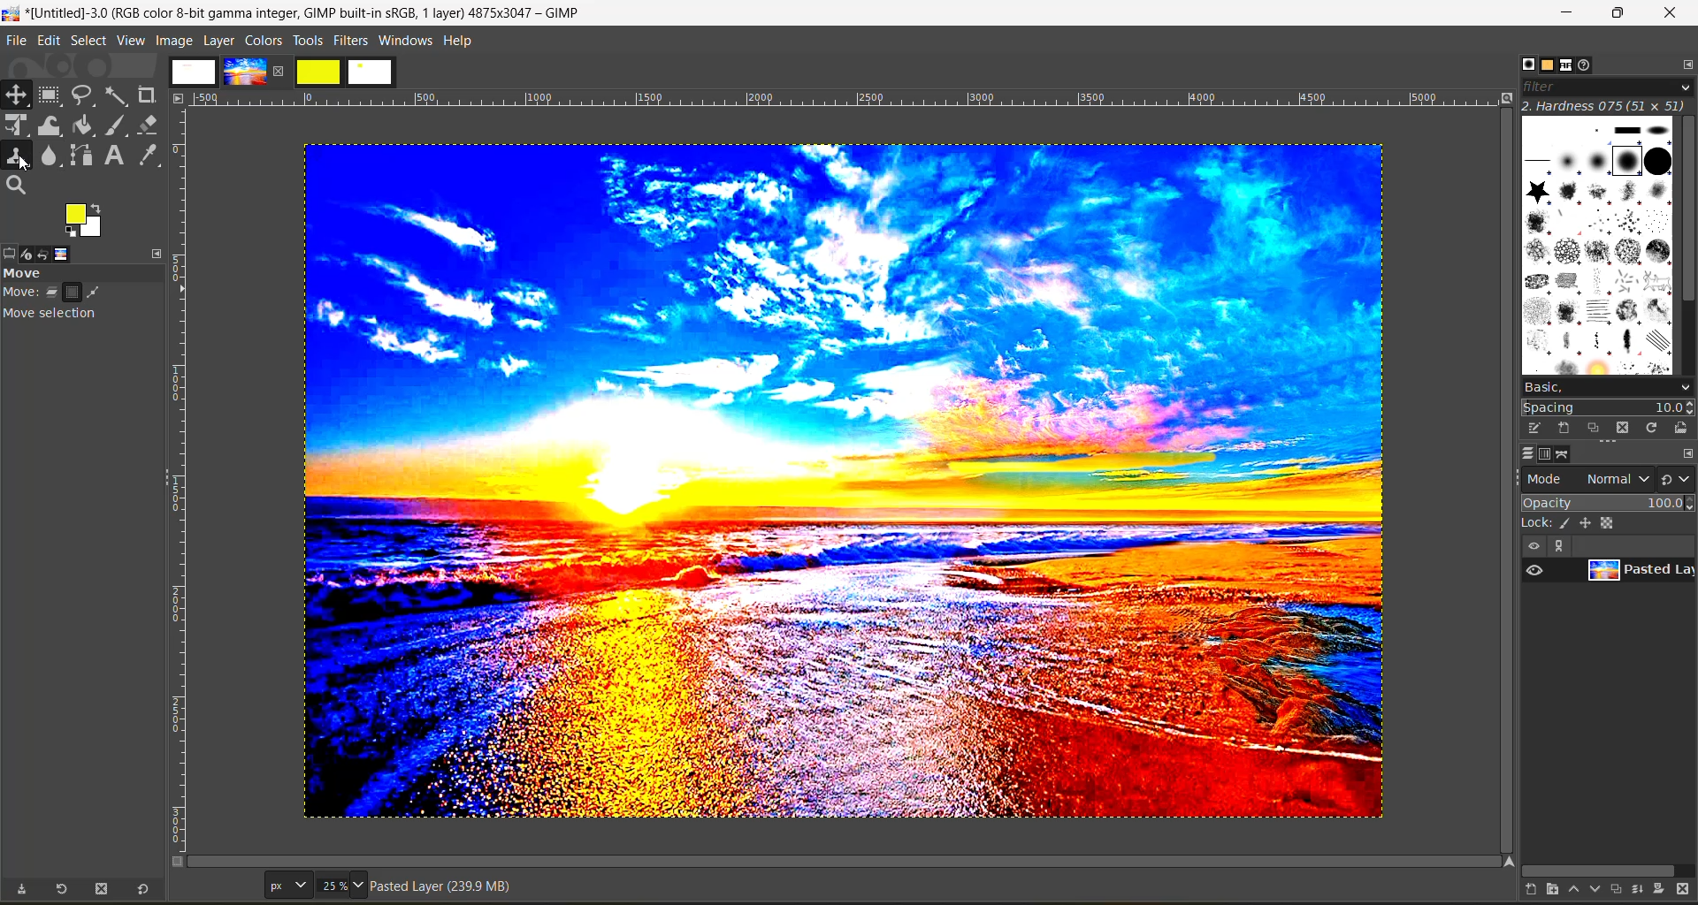 The image size is (1698, 905). Describe the element at coordinates (372, 73) in the screenshot. I see `white` at that location.